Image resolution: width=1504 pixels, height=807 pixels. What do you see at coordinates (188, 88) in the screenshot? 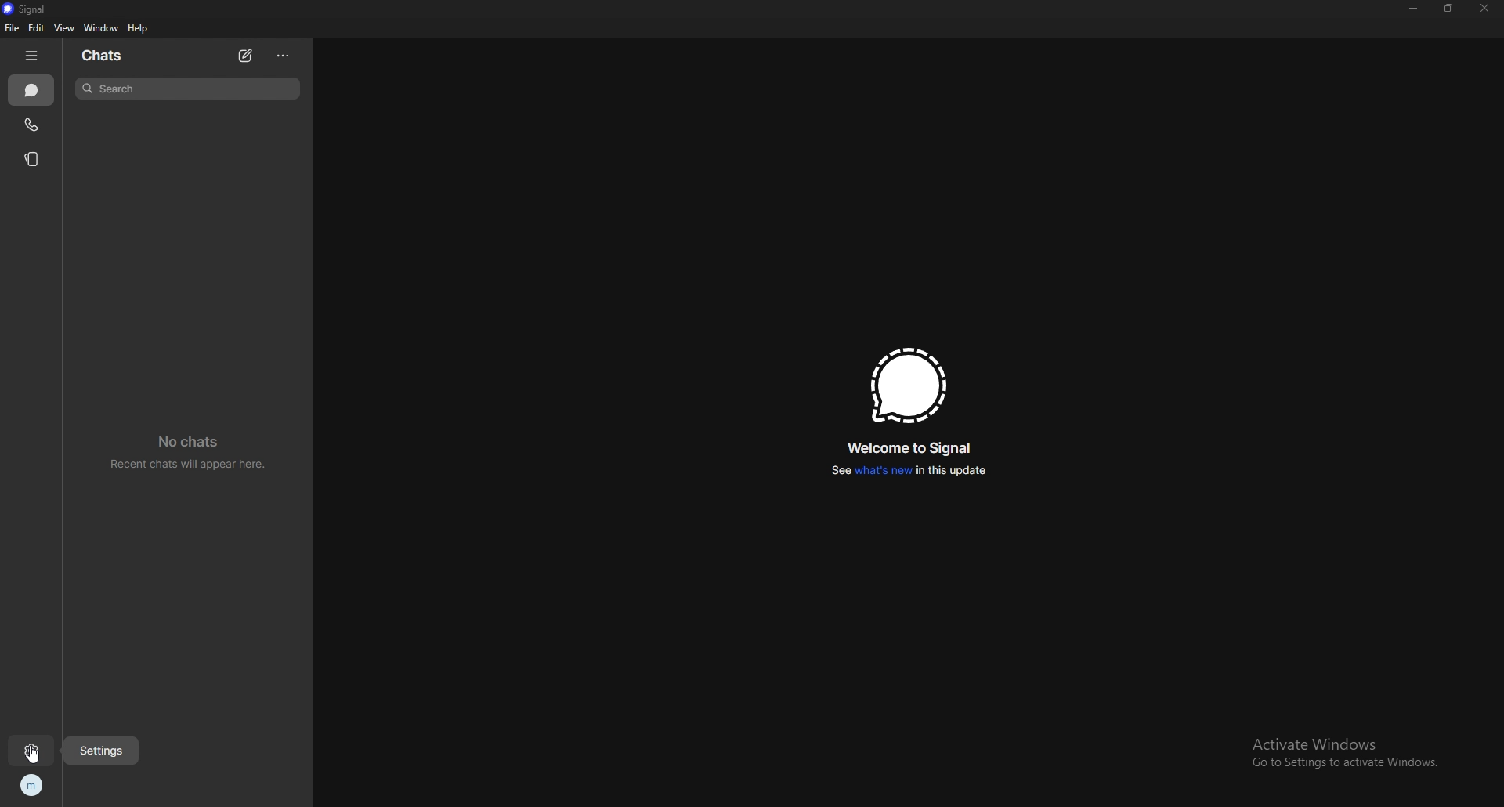
I see `search` at bounding box center [188, 88].